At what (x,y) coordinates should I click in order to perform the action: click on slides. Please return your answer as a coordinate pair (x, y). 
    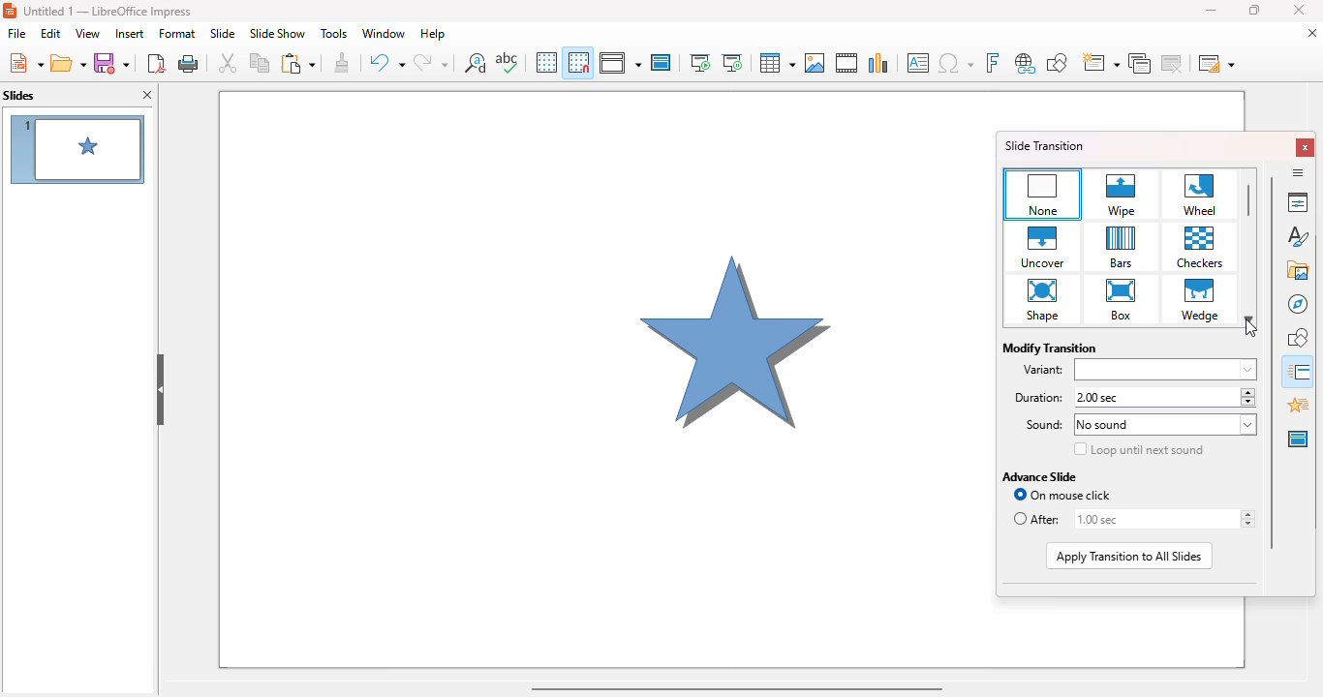
    Looking at the image, I should click on (19, 95).